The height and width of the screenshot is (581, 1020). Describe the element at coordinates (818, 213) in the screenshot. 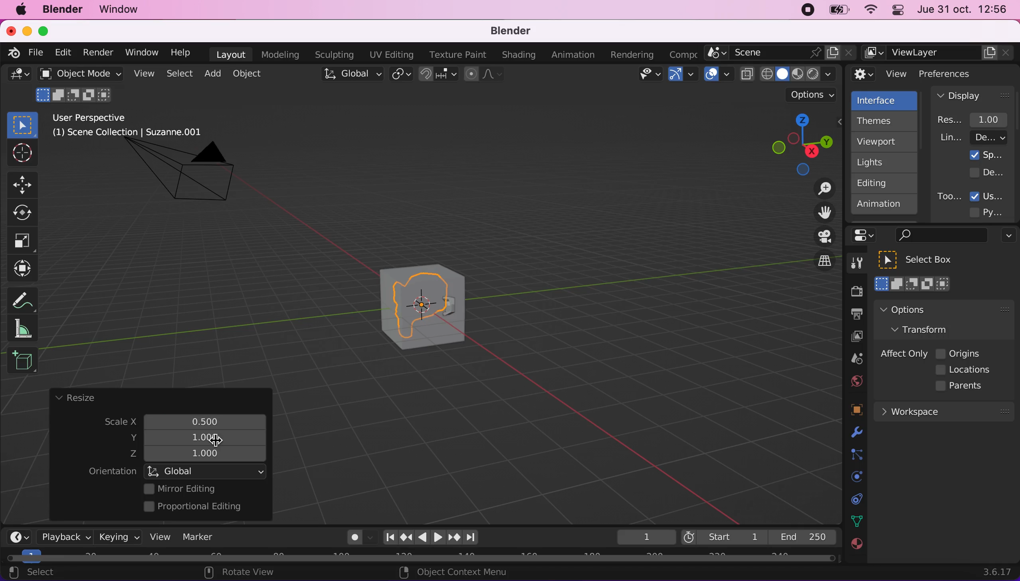

I see `move the view` at that location.